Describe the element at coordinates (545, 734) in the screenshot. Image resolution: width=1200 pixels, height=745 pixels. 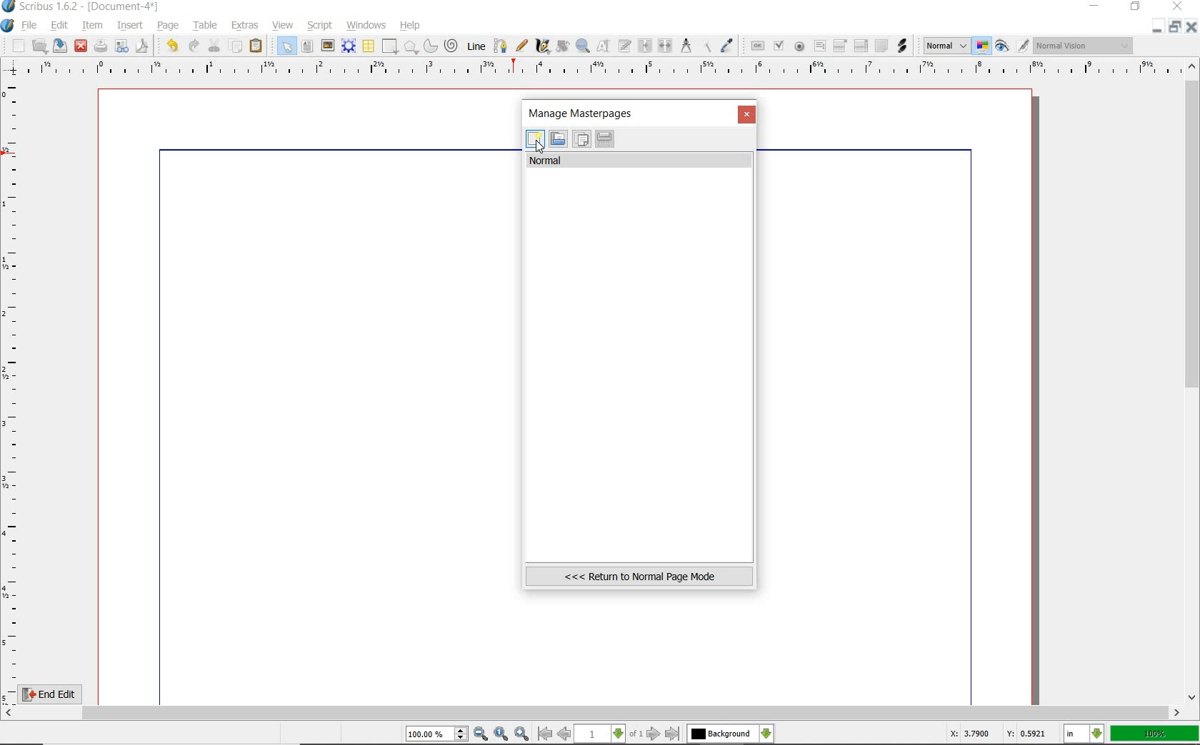
I see `go to first page` at that location.